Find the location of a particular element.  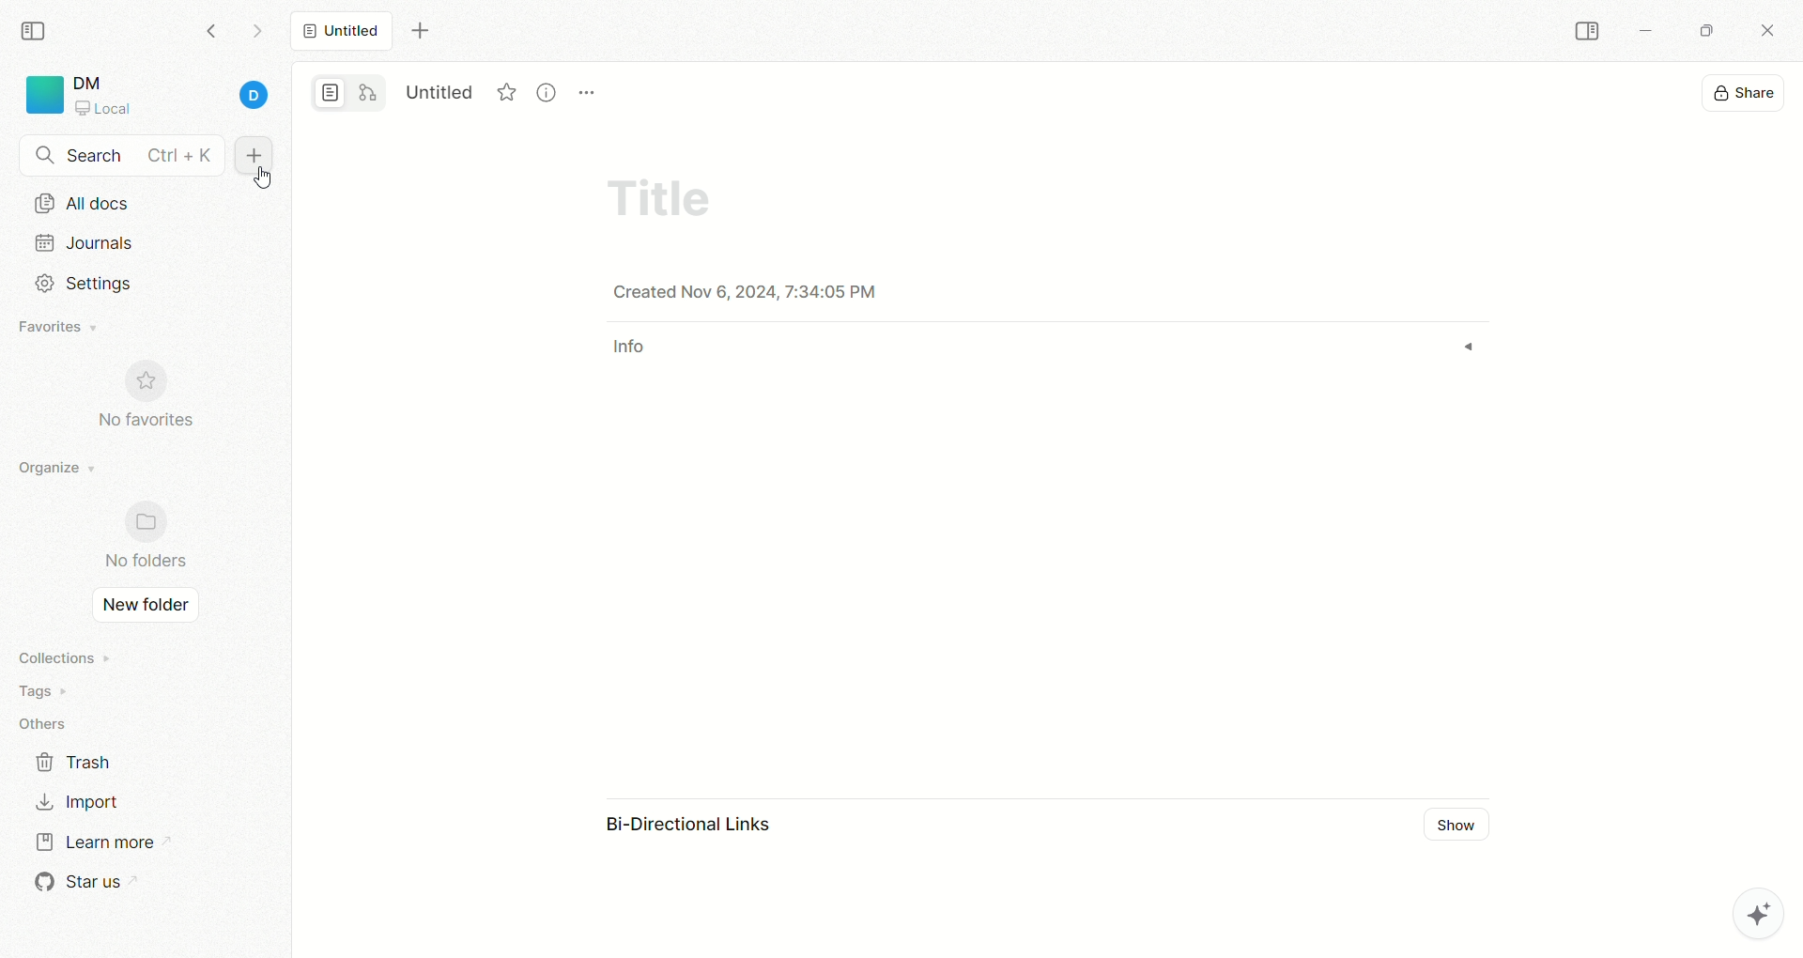

maximize is located at coordinates (1701, 29).